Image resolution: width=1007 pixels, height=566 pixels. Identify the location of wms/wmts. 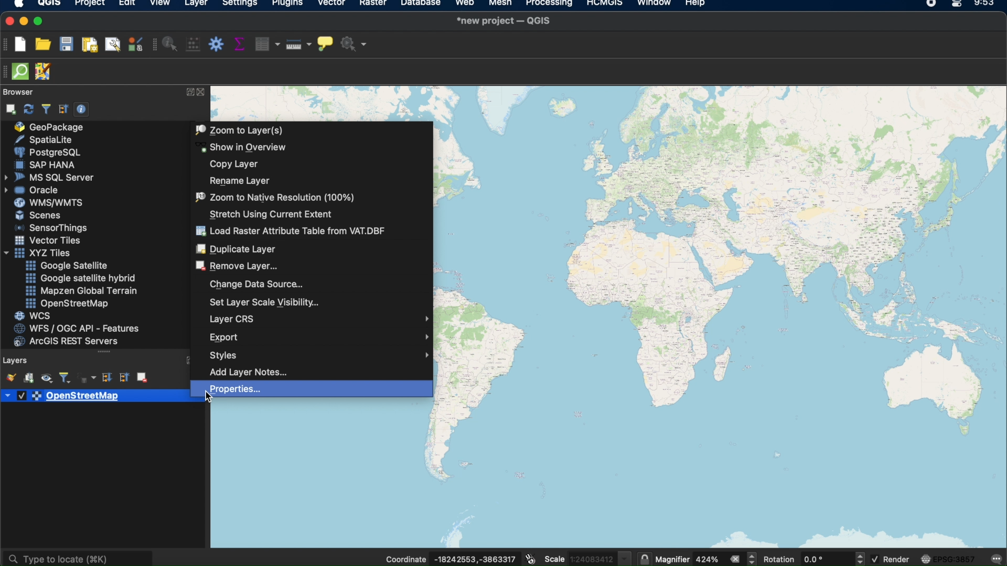
(45, 203).